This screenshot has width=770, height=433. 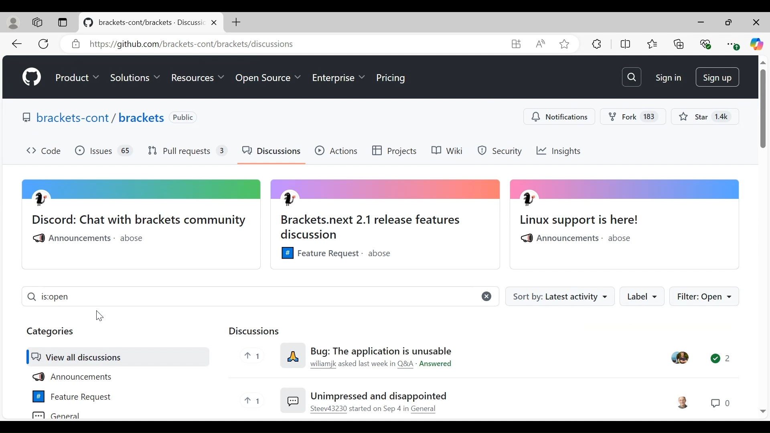 What do you see at coordinates (193, 45) in the screenshot?
I see `&)  https:/github.com/brackets-cont/brackets/discussions` at bounding box center [193, 45].